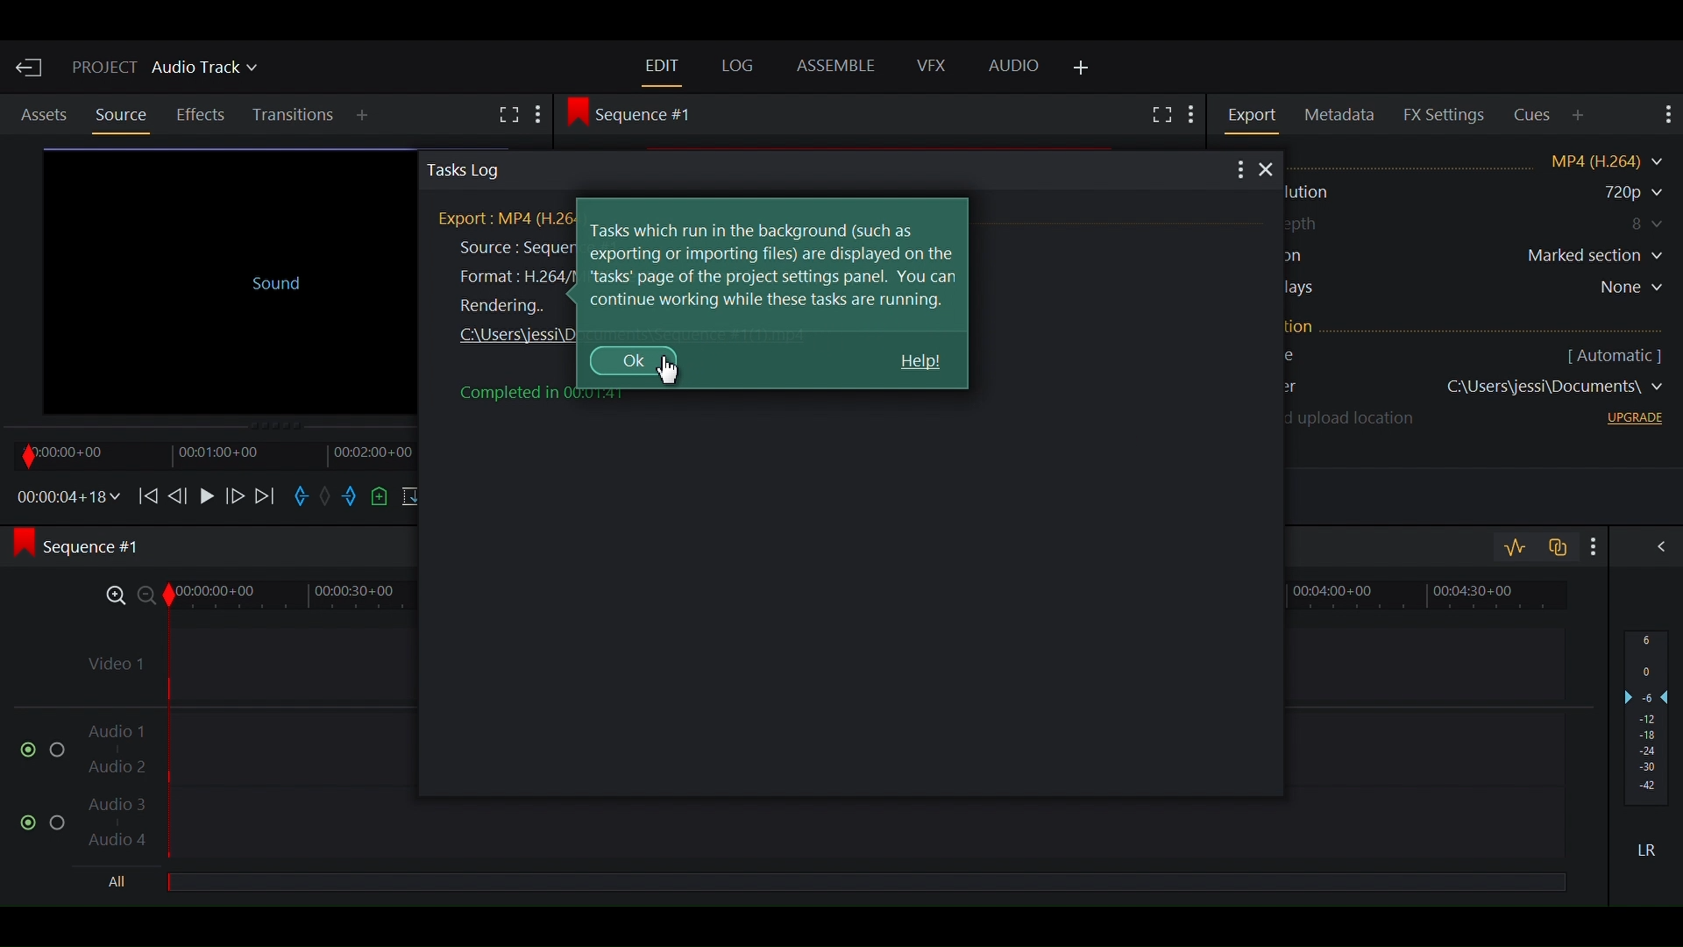  I want to click on Metadata, so click(1343, 116).